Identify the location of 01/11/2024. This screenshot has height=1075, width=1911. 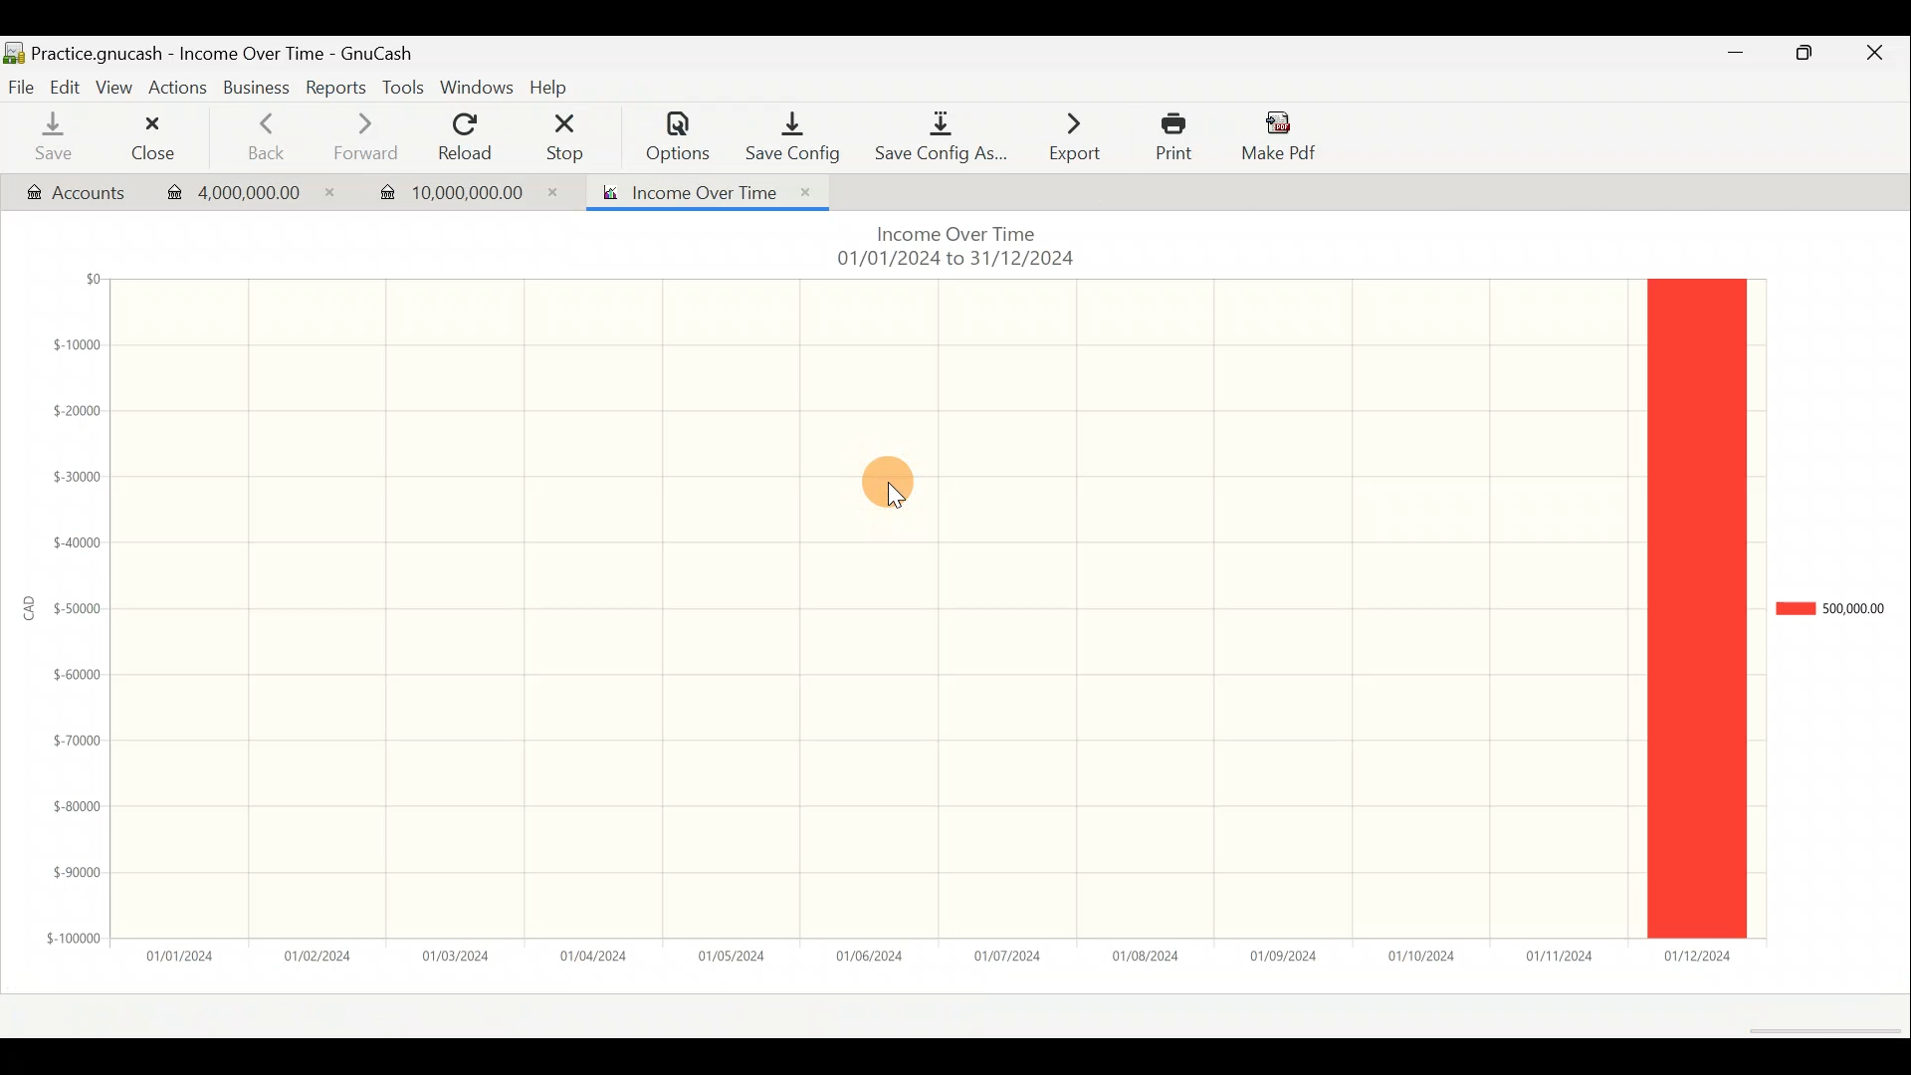
(1563, 955).